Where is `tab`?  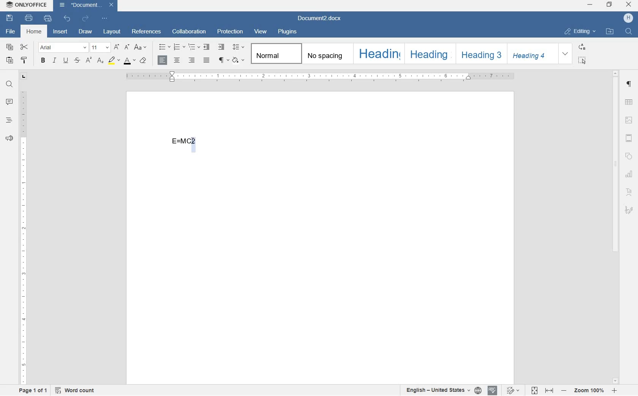
tab is located at coordinates (23, 75).